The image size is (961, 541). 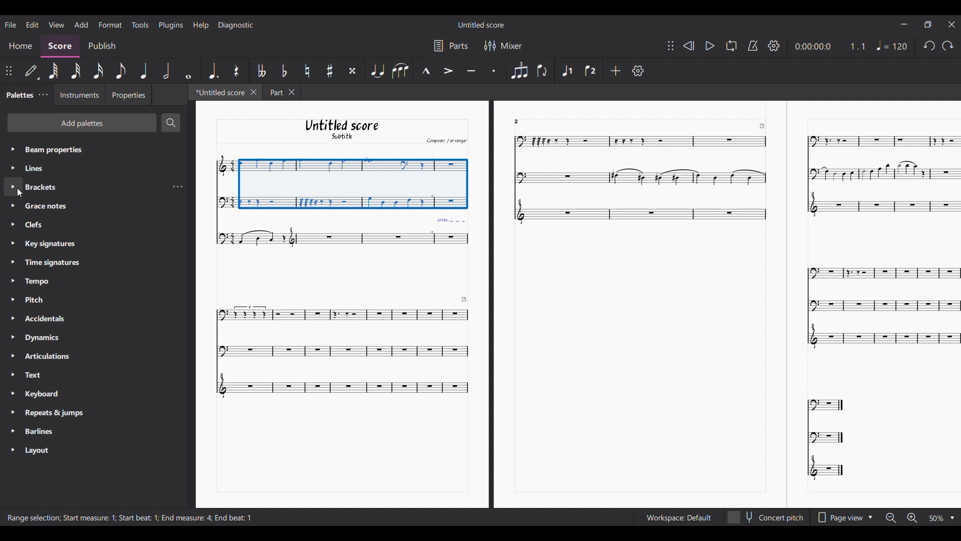 What do you see at coordinates (9, 71) in the screenshot?
I see `Change position` at bounding box center [9, 71].